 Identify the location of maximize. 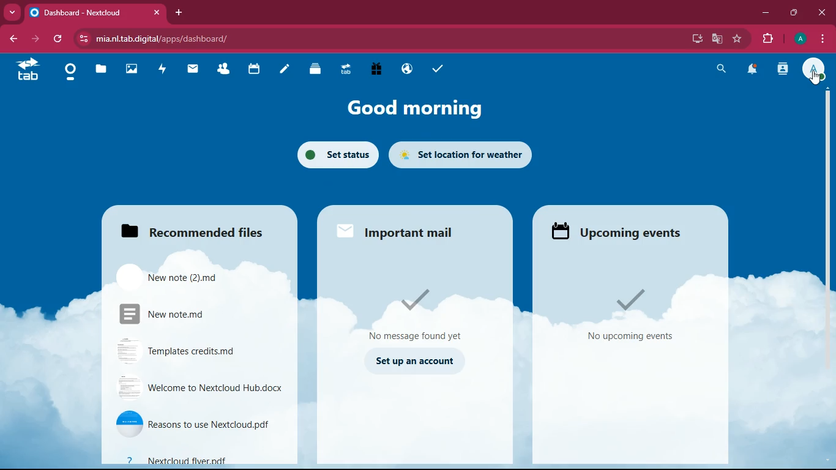
(796, 12).